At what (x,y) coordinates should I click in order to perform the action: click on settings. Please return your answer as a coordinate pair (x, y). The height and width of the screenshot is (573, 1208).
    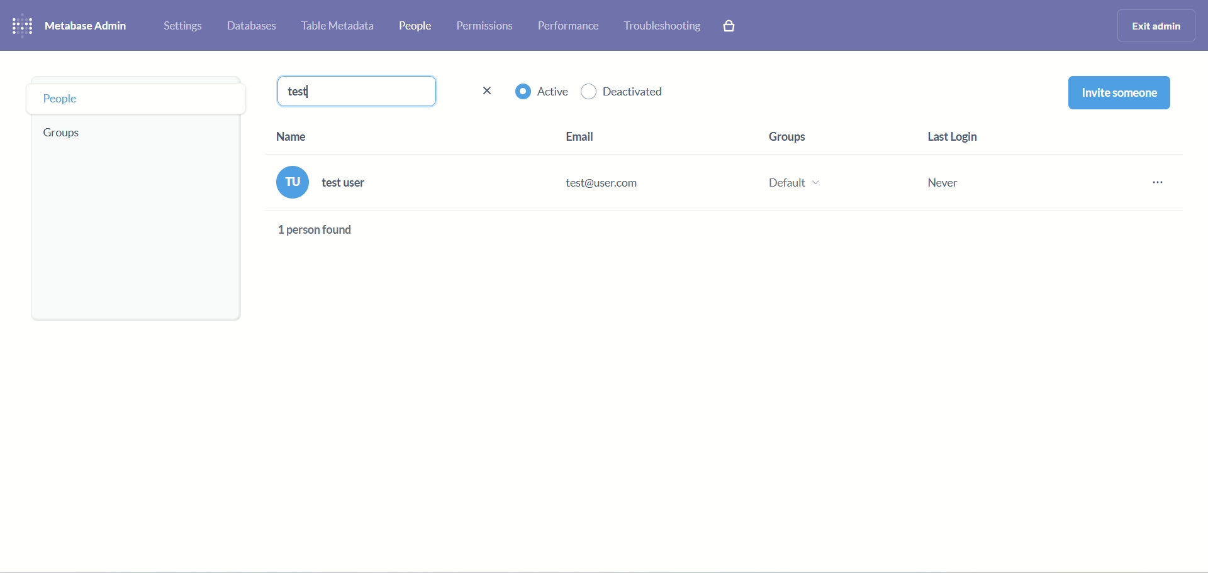
    Looking at the image, I should click on (183, 26).